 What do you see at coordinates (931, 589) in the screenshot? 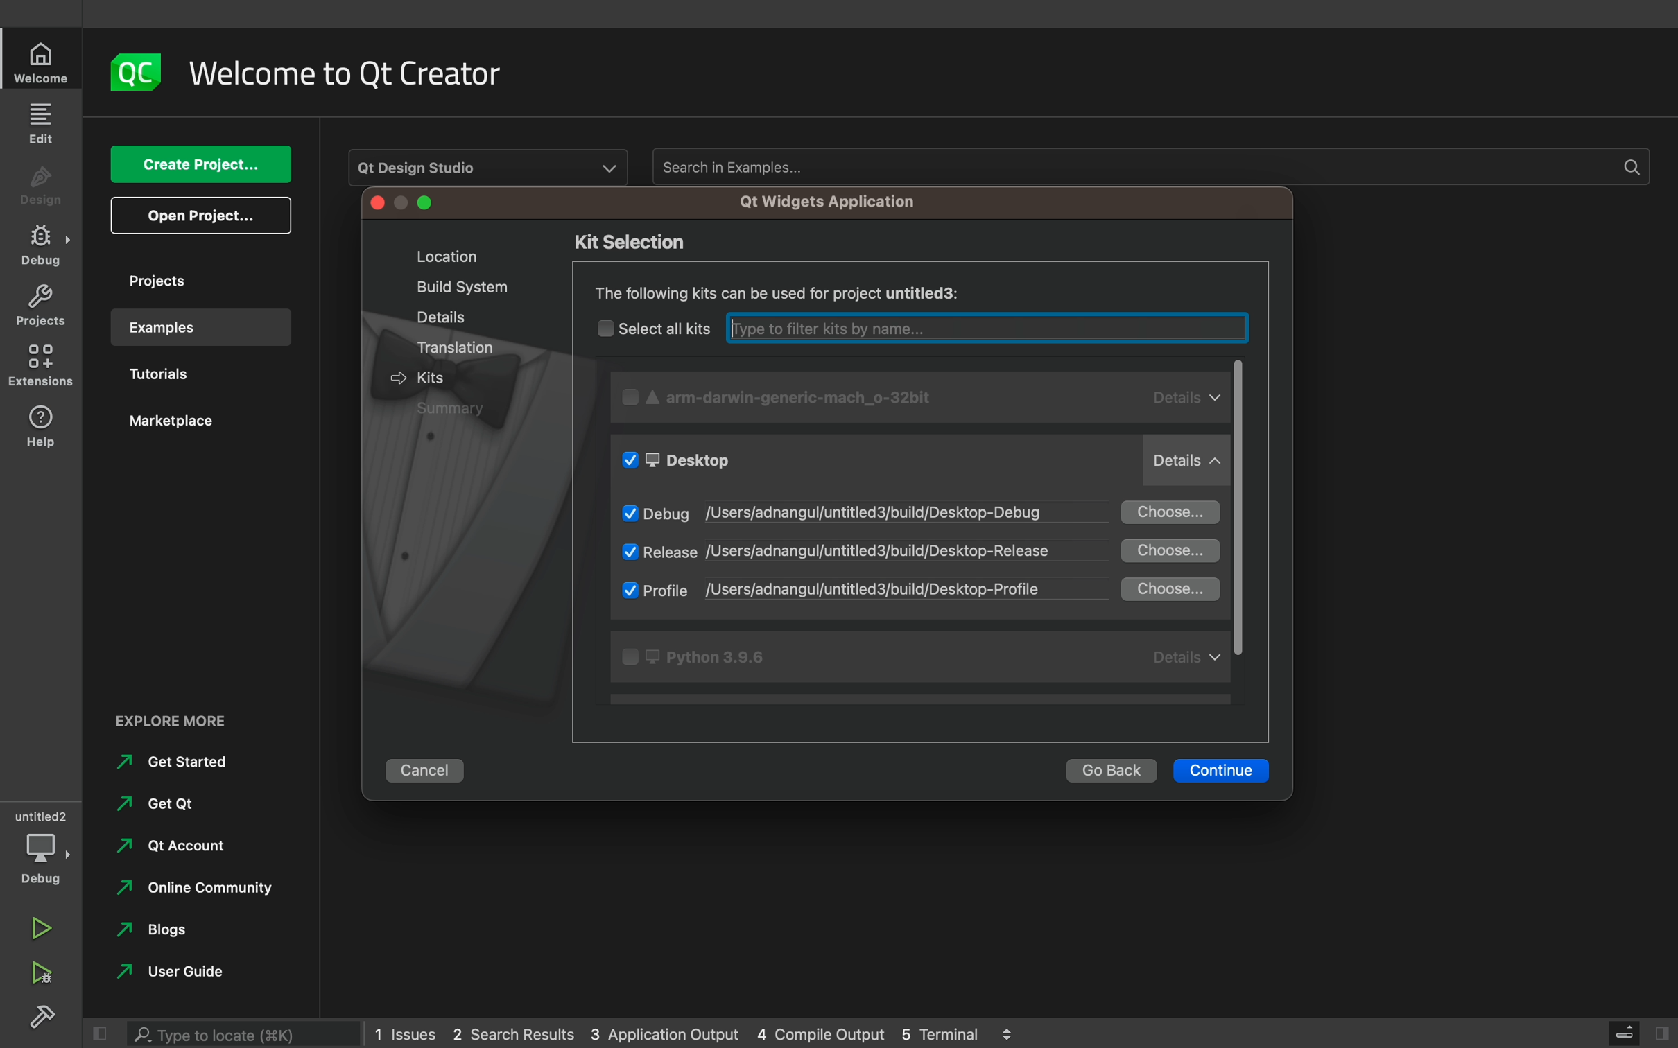
I see `profile: choose destination` at bounding box center [931, 589].